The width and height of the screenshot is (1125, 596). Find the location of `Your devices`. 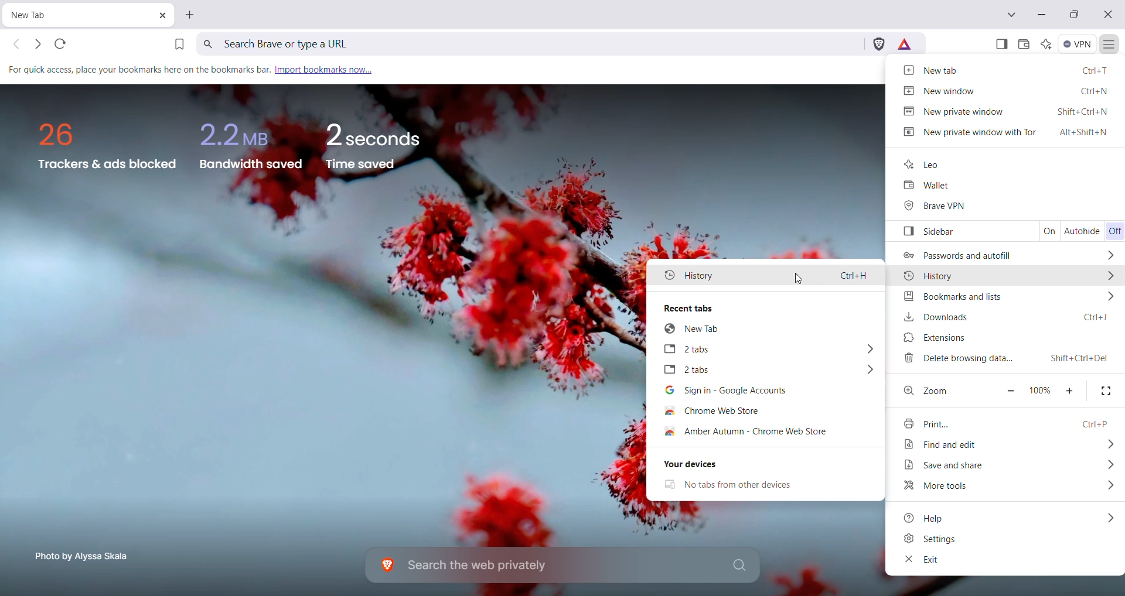

Your devices is located at coordinates (763, 464).